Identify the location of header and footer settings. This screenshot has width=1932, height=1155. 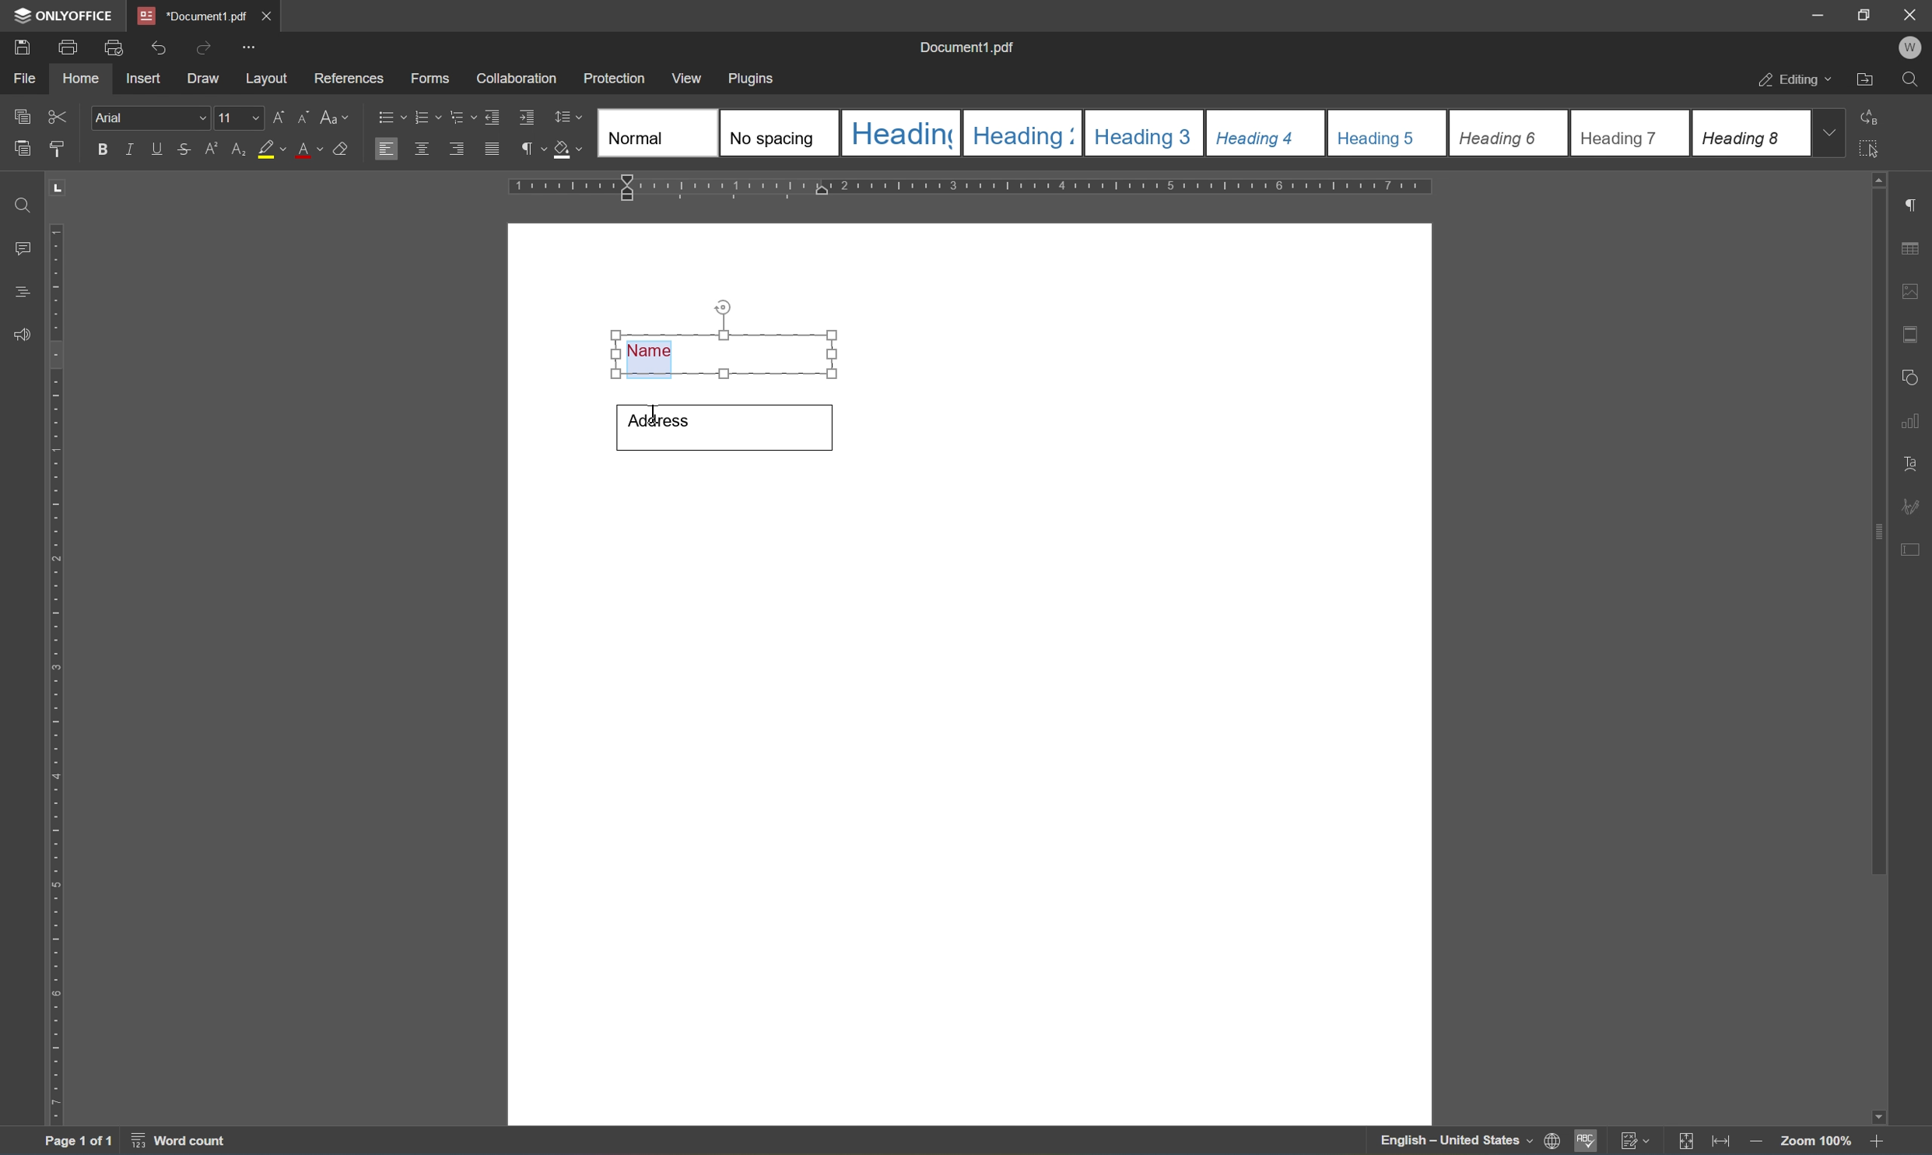
(1909, 332).